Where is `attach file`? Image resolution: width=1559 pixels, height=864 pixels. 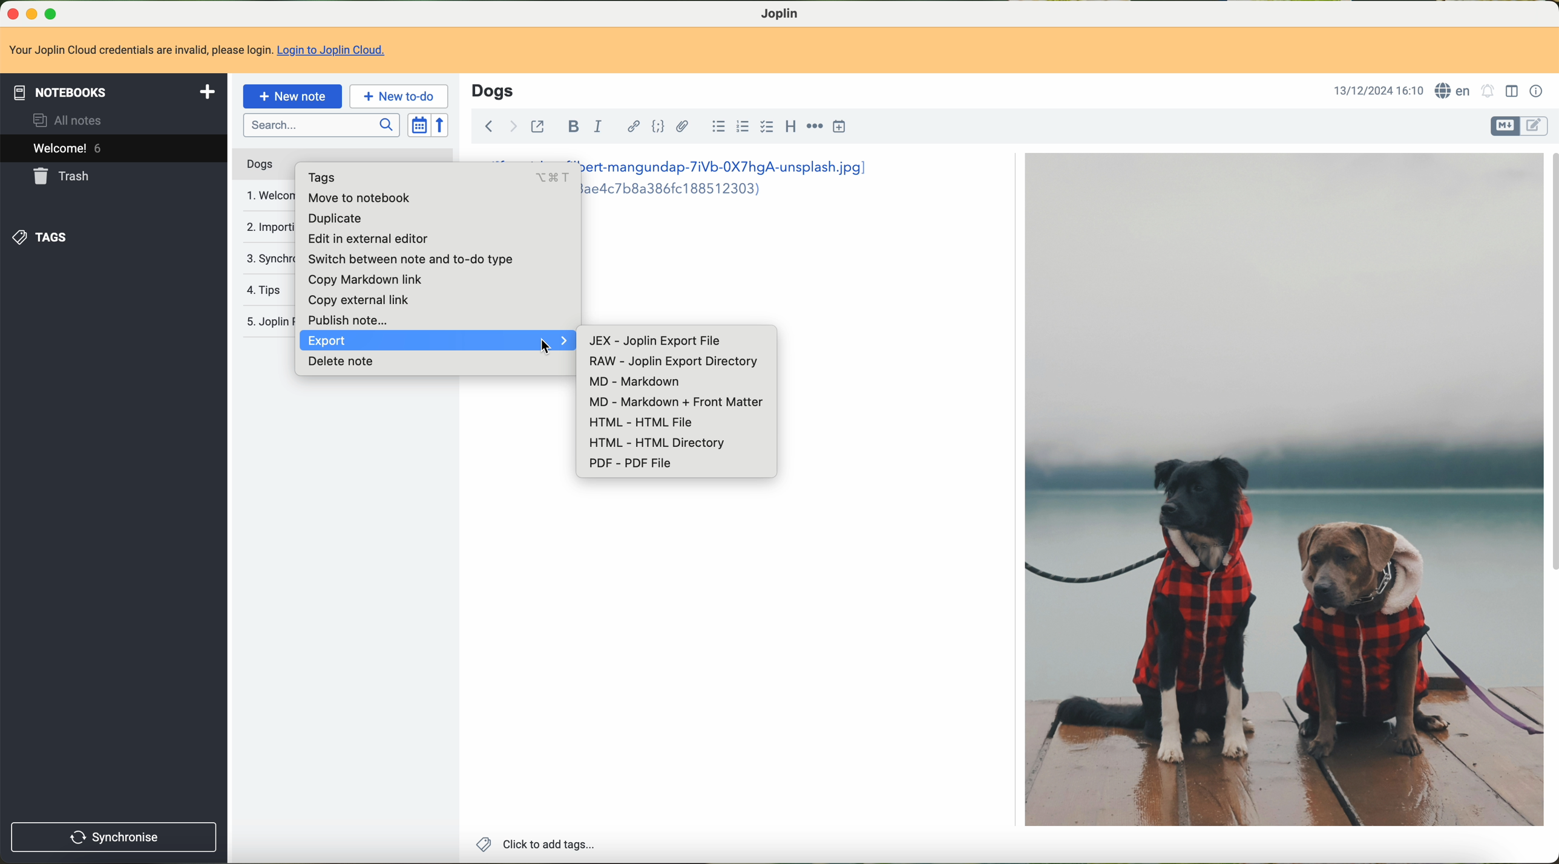 attach file is located at coordinates (682, 126).